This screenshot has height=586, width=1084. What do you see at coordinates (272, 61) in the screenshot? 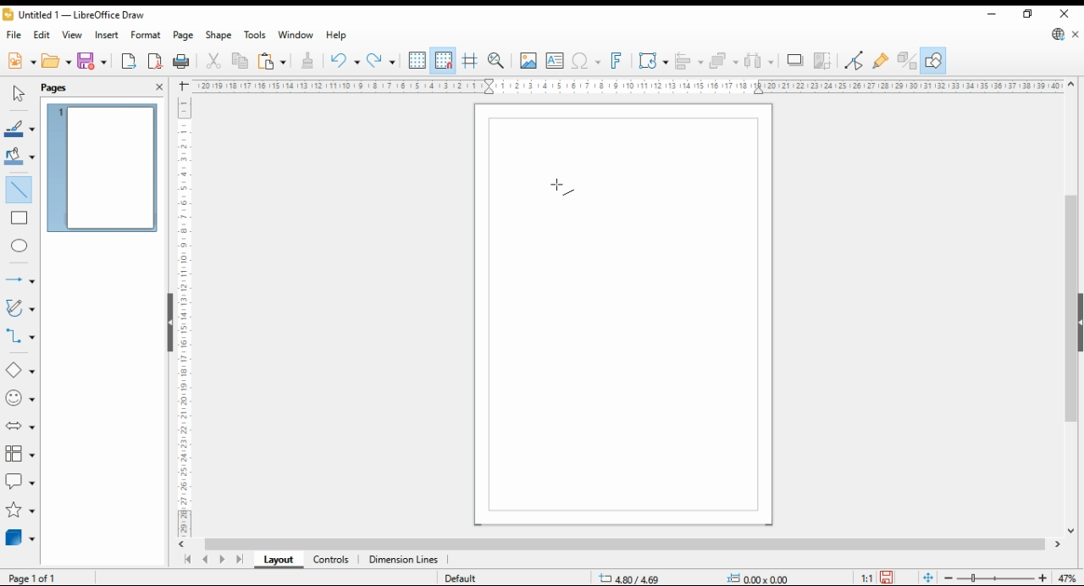
I see `paste` at bounding box center [272, 61].